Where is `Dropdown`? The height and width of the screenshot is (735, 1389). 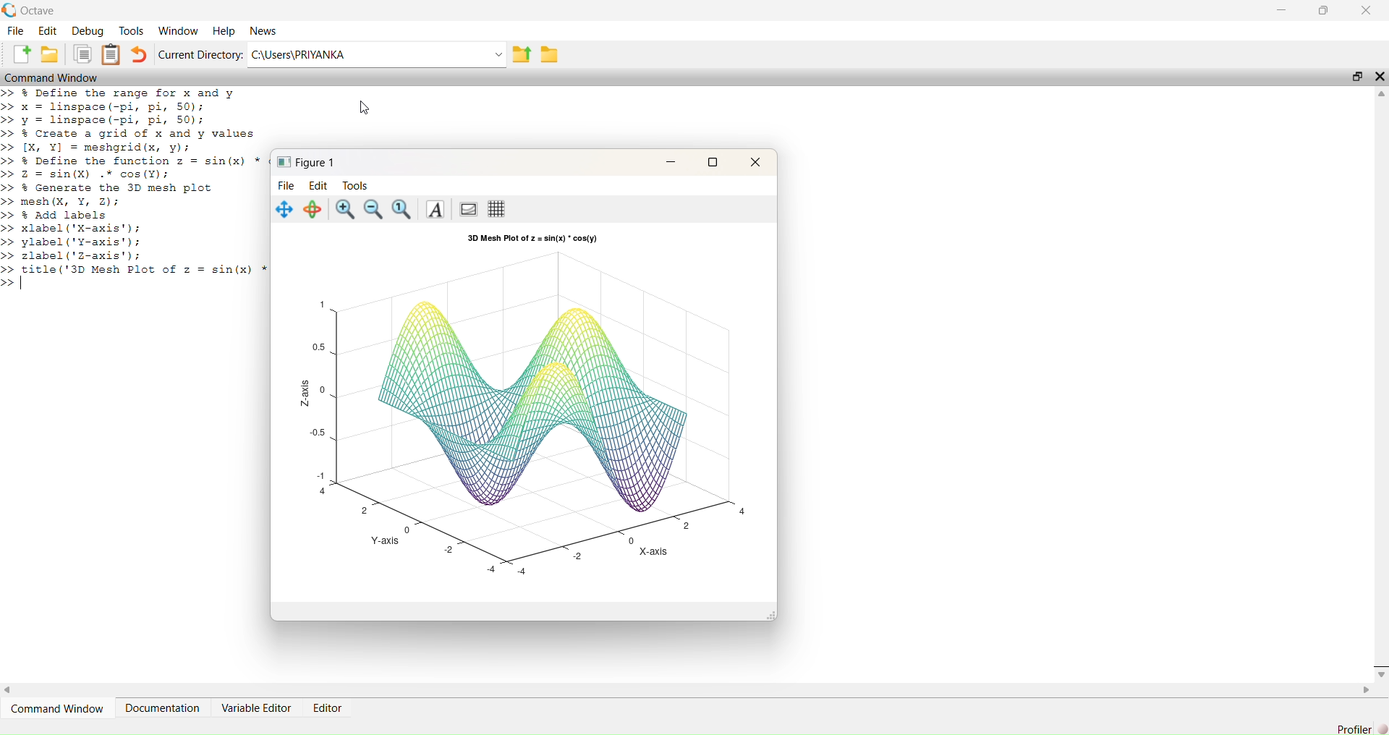
Dropdown is located at coordinates (501, 54).